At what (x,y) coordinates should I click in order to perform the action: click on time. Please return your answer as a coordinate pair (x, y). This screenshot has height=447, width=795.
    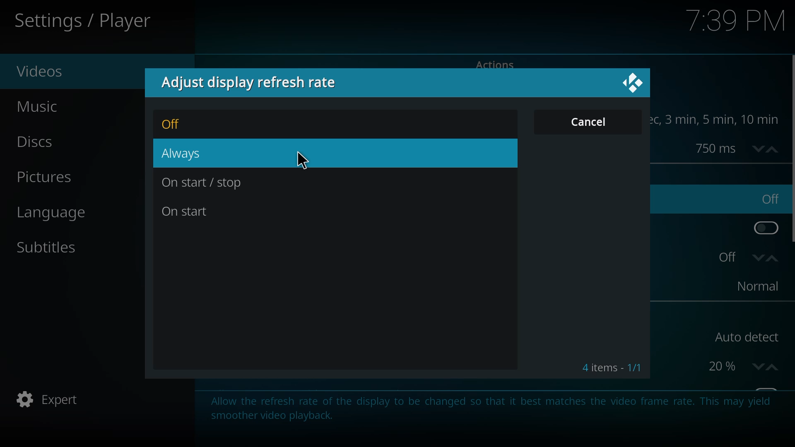
    Looking at the image, I should click on (738, 21).